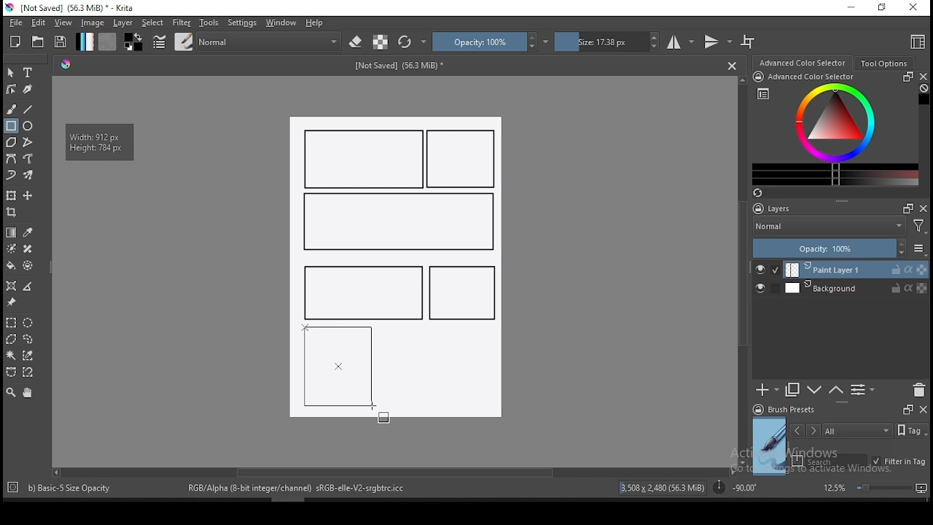  I want to click on scroll bar, so click(743, 270).